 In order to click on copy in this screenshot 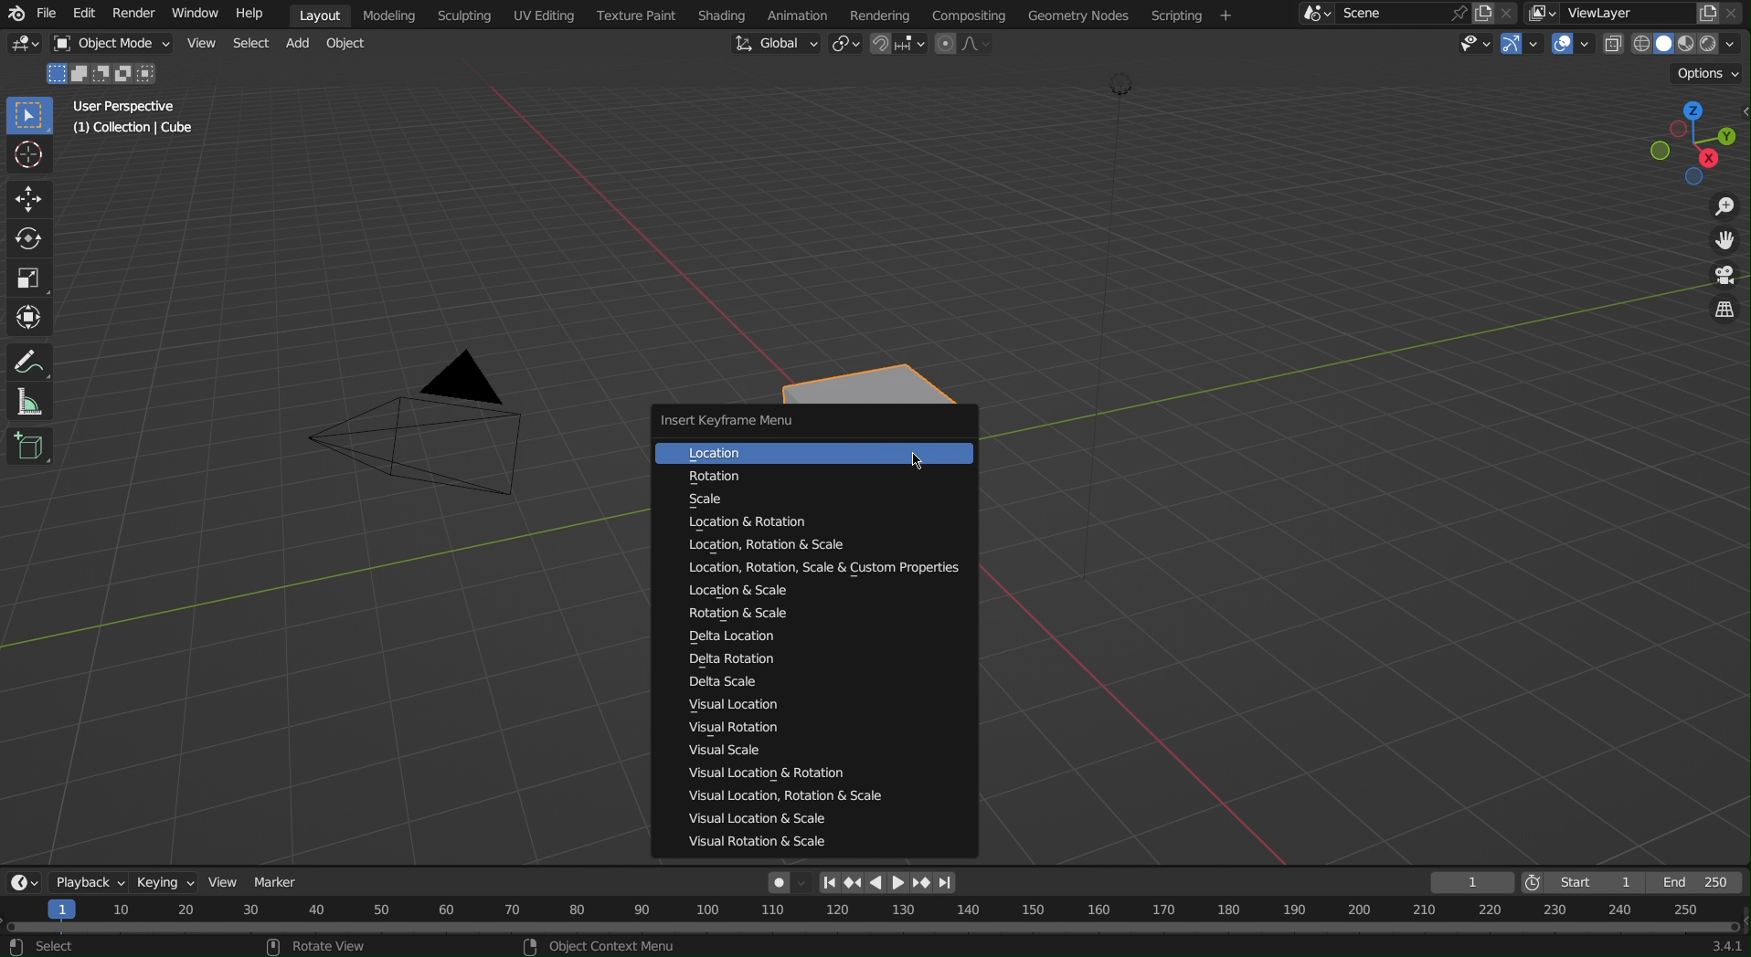, I will do `click(1484, 13)`.